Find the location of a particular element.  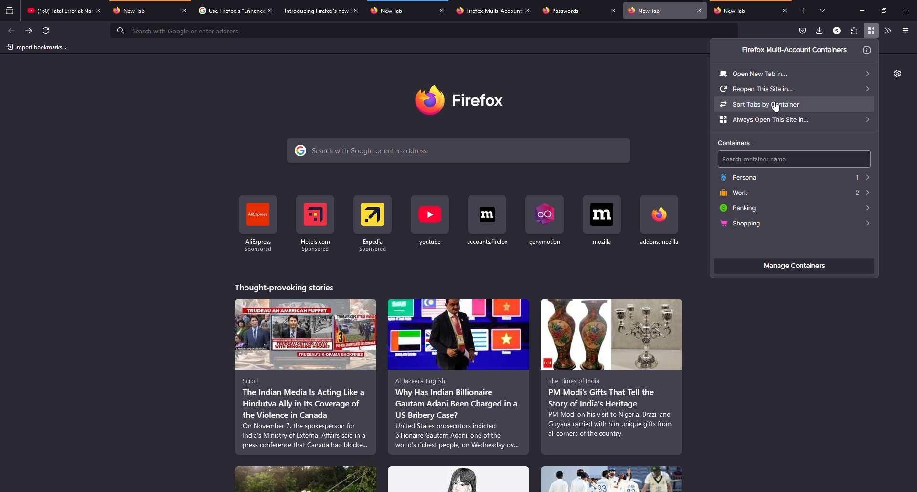

manage containers is located at coordinates (794, 266).